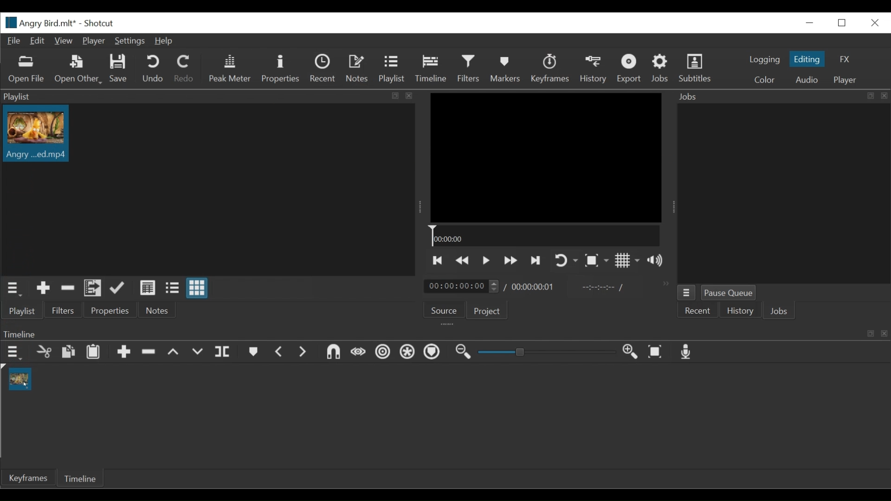 The width and height of the screenshot is (891, 501). Describe the element at coordinates (155, 310) in the screenshot. I see `Notes` at that location.